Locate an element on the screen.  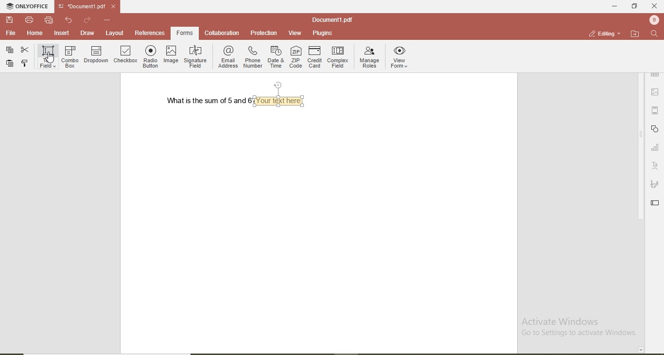
paste is located at coordinates (9, 63).